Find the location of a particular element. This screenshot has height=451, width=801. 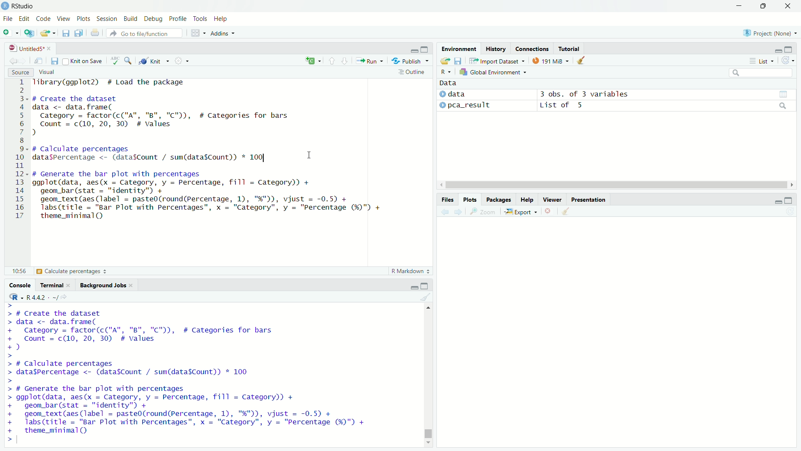

packages is located at coordinates (499, 200).